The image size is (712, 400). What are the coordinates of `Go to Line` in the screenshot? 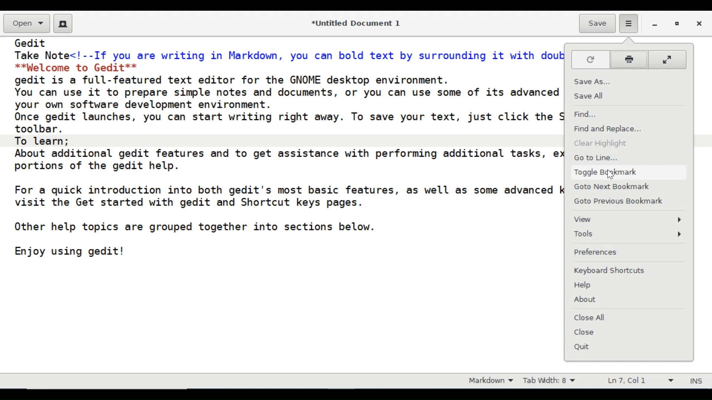 It's located at (595, 159).